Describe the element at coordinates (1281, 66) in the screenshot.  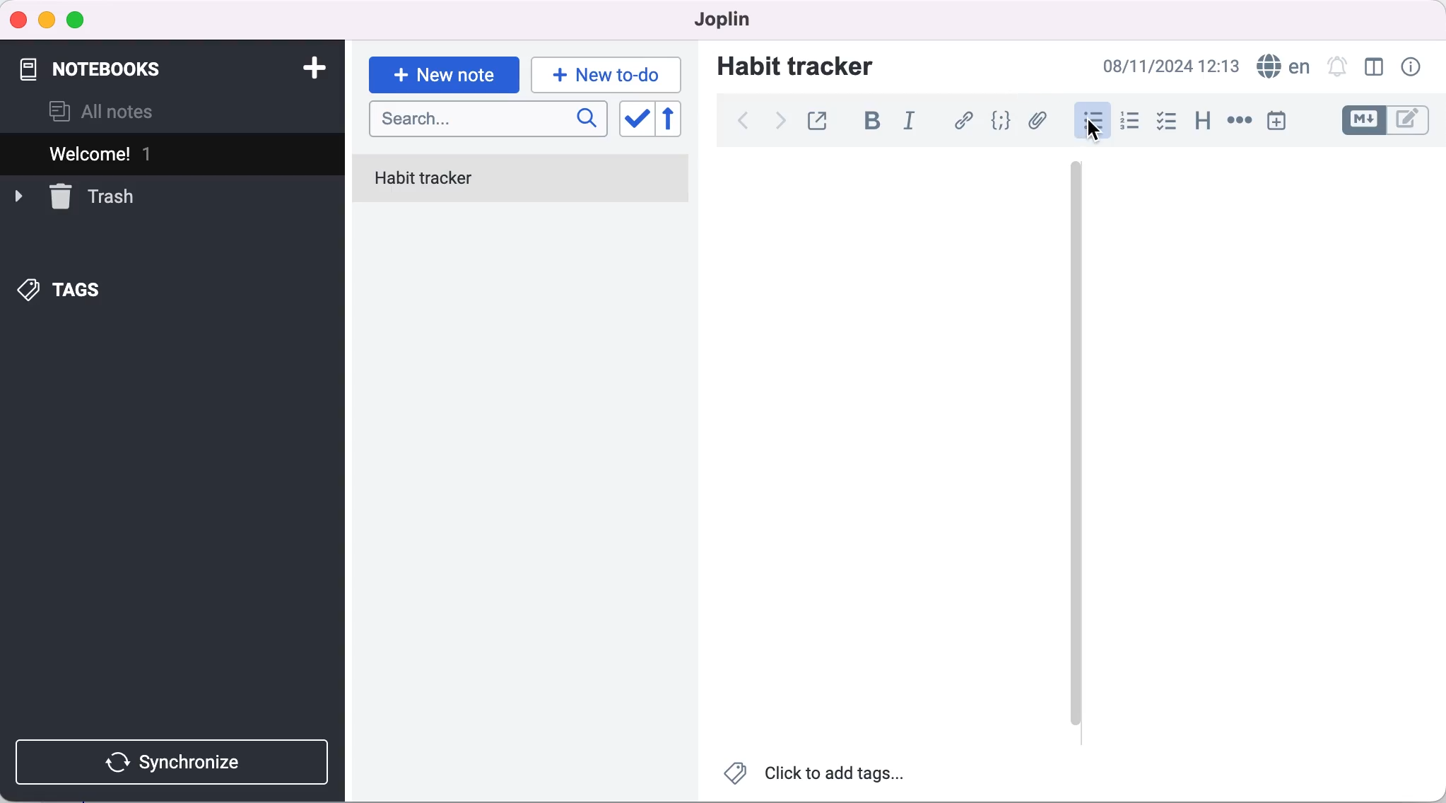
I see `language` at that location.